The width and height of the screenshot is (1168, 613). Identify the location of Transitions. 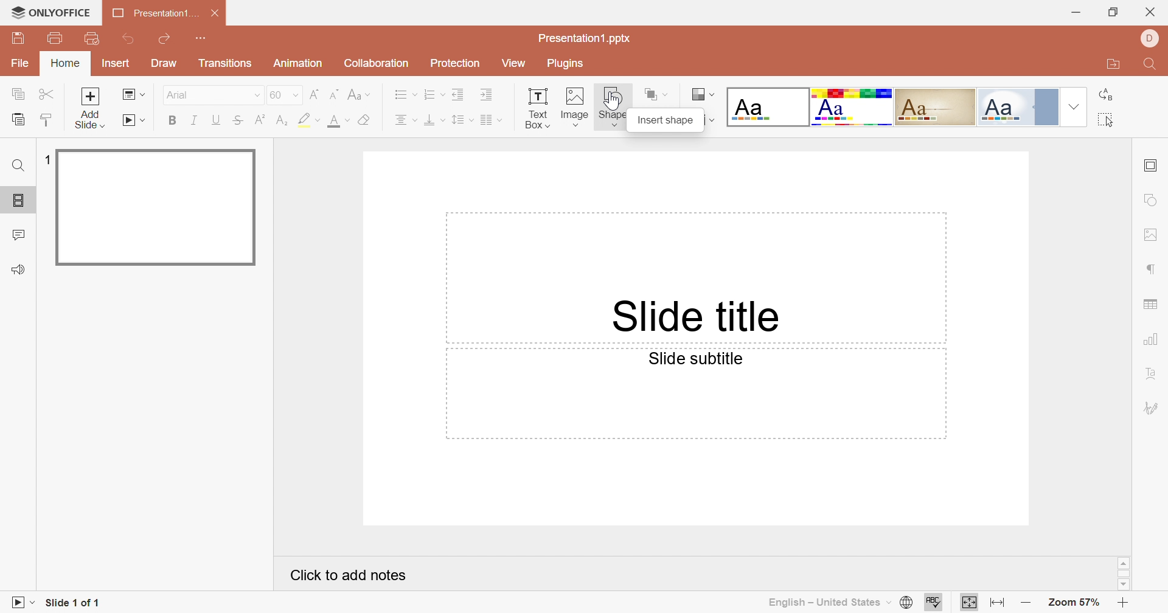
(226, 63).